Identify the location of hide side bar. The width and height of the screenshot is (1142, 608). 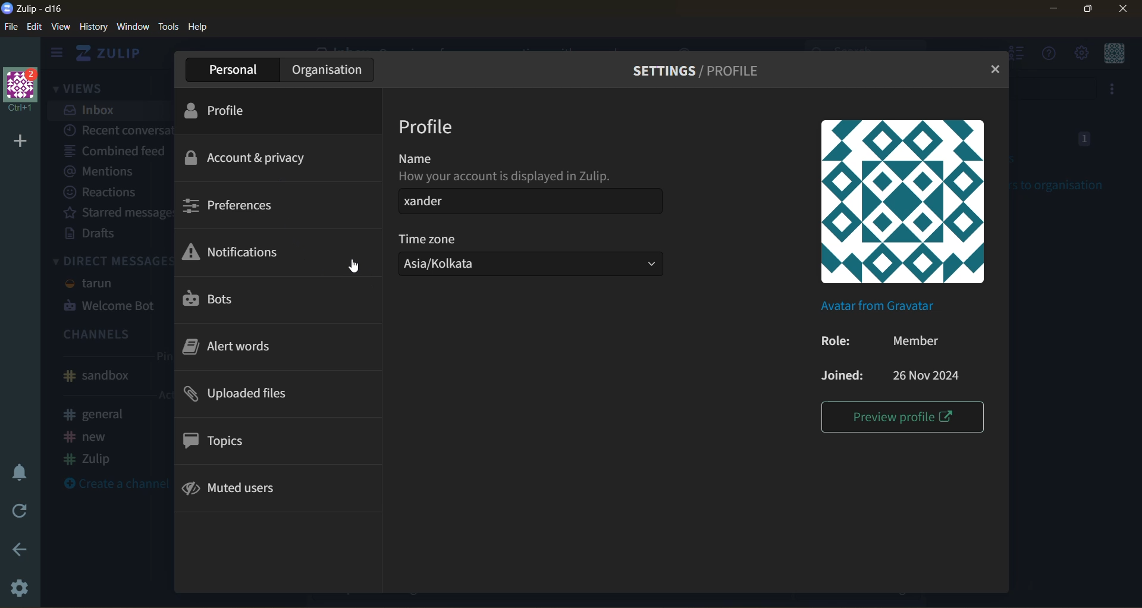
(57, 54).